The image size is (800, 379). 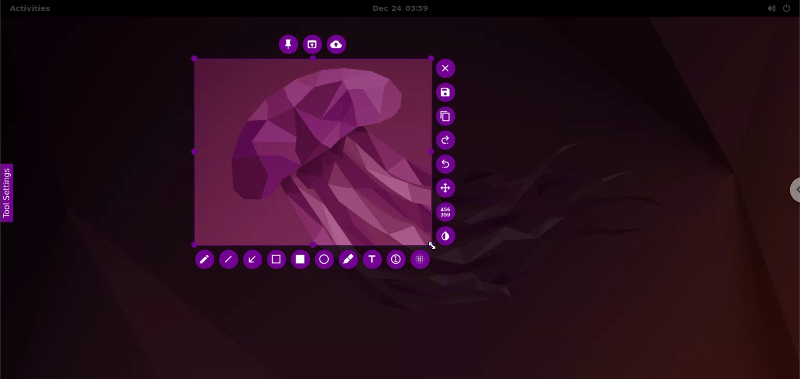 What do you see at coordinates (407, 9) in the screenshot?
I see `Date and time` at bounding box center [407, 9].